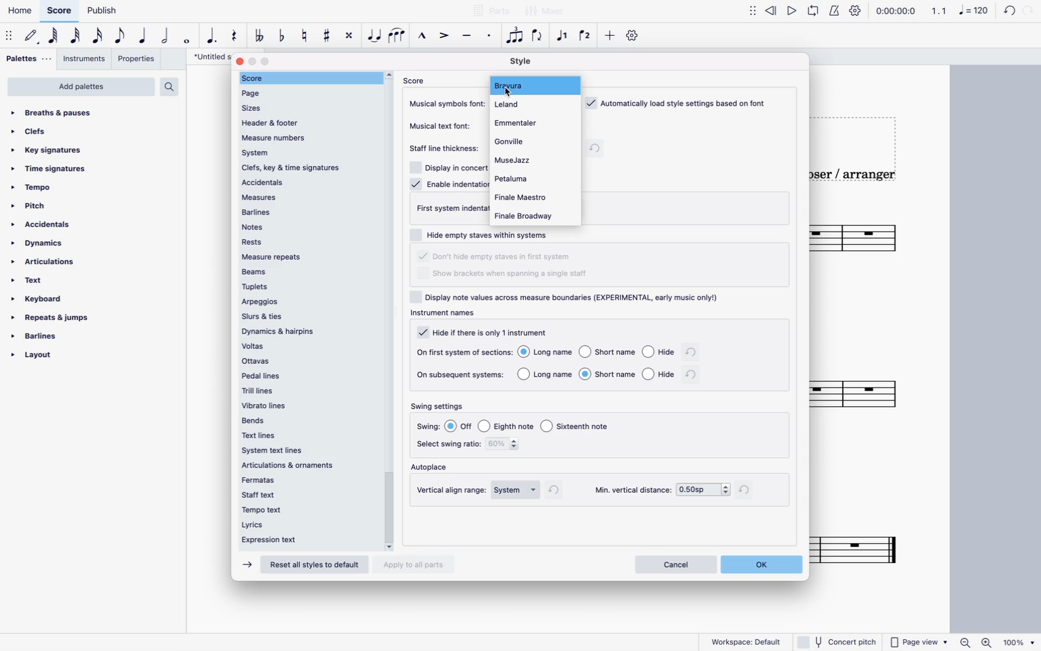 The width and height of the screenshot is (1041, 651). Describe the element at coordinates (134, 60) in the screenshot. I see `properties` at that location.